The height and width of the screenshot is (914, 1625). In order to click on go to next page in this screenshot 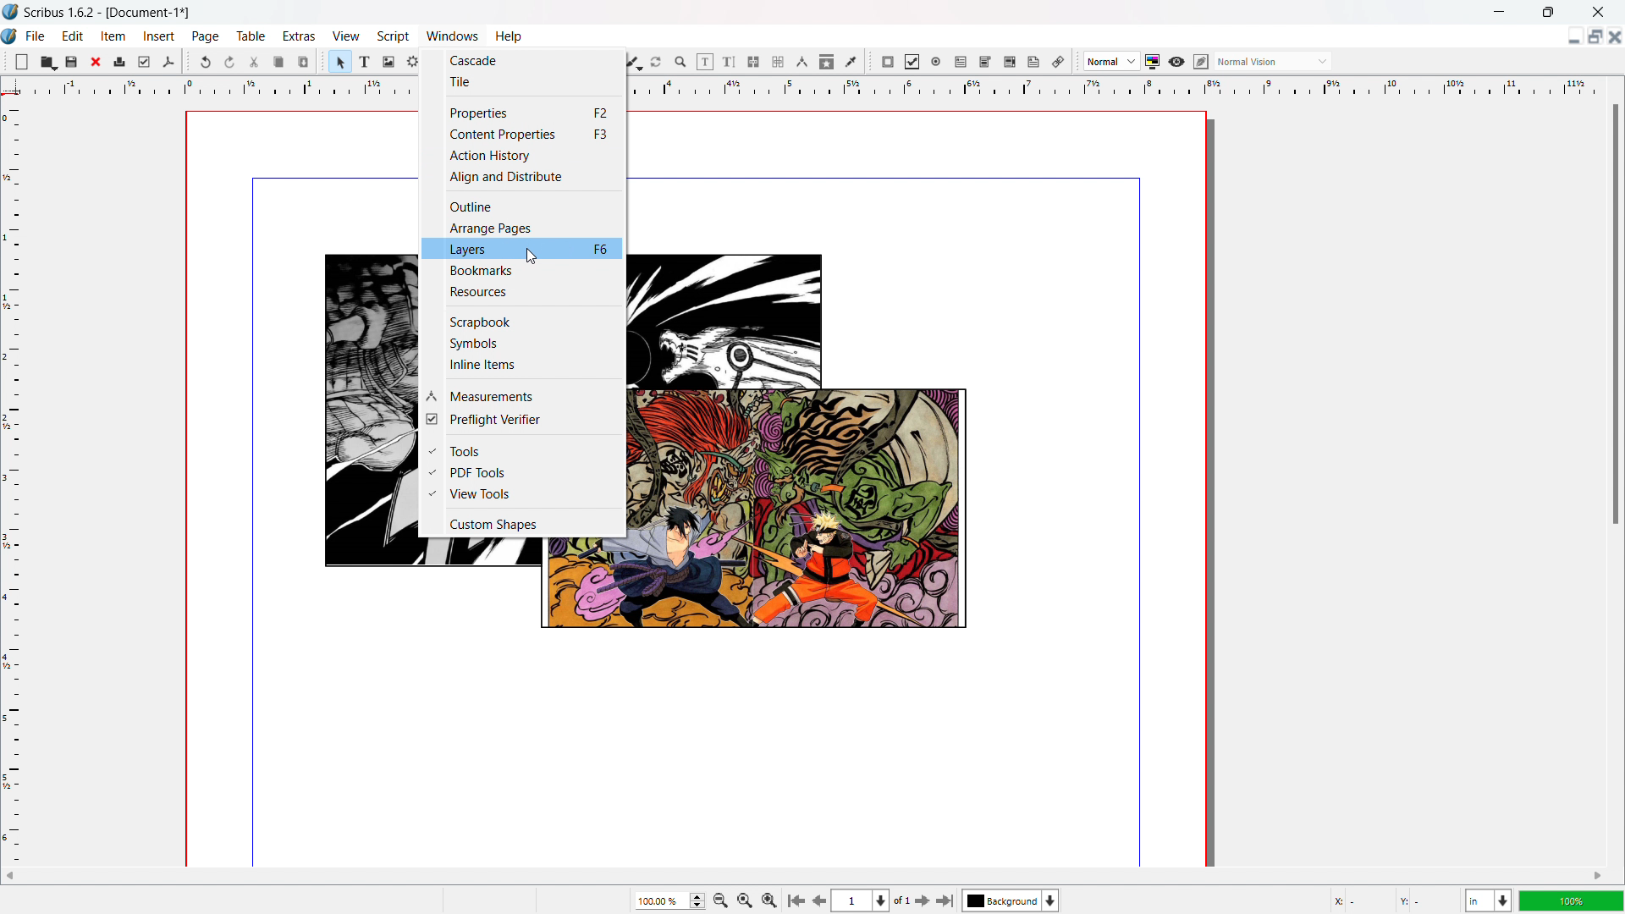, I will do `click(922, 900)`.